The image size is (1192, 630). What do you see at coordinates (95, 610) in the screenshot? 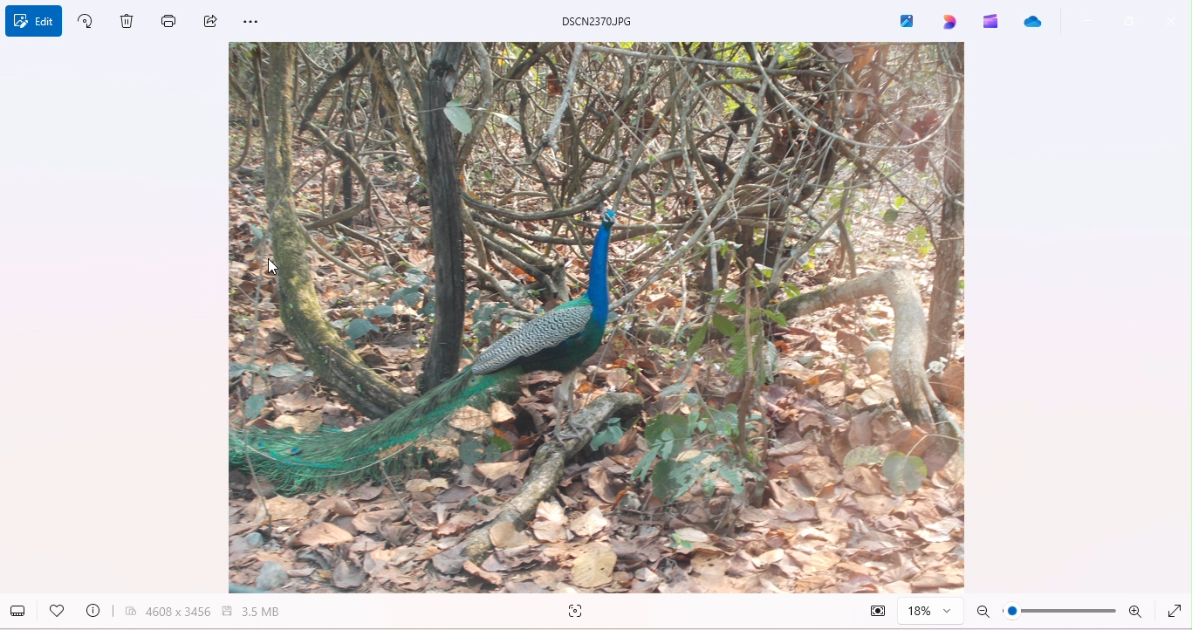
I see `file info` at bounding box center [95, 610].